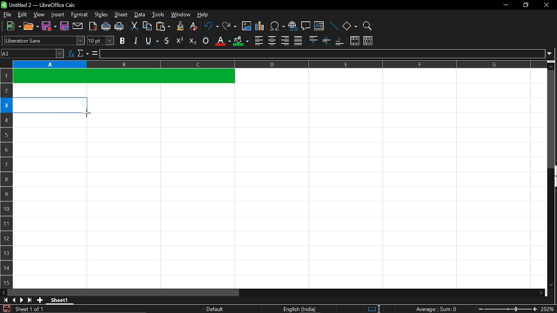 The width and height of the screenshot is (557, 313). What do you see at coordinates (60, 300) in the screenshot?
I see `Sheet 1` at bounding box center [60, 300].